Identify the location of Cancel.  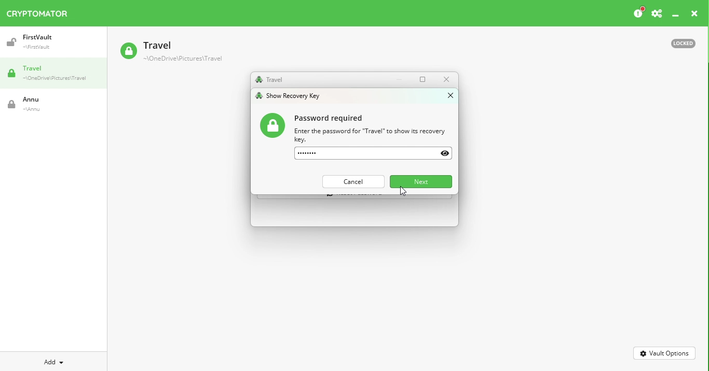
(354, 181).